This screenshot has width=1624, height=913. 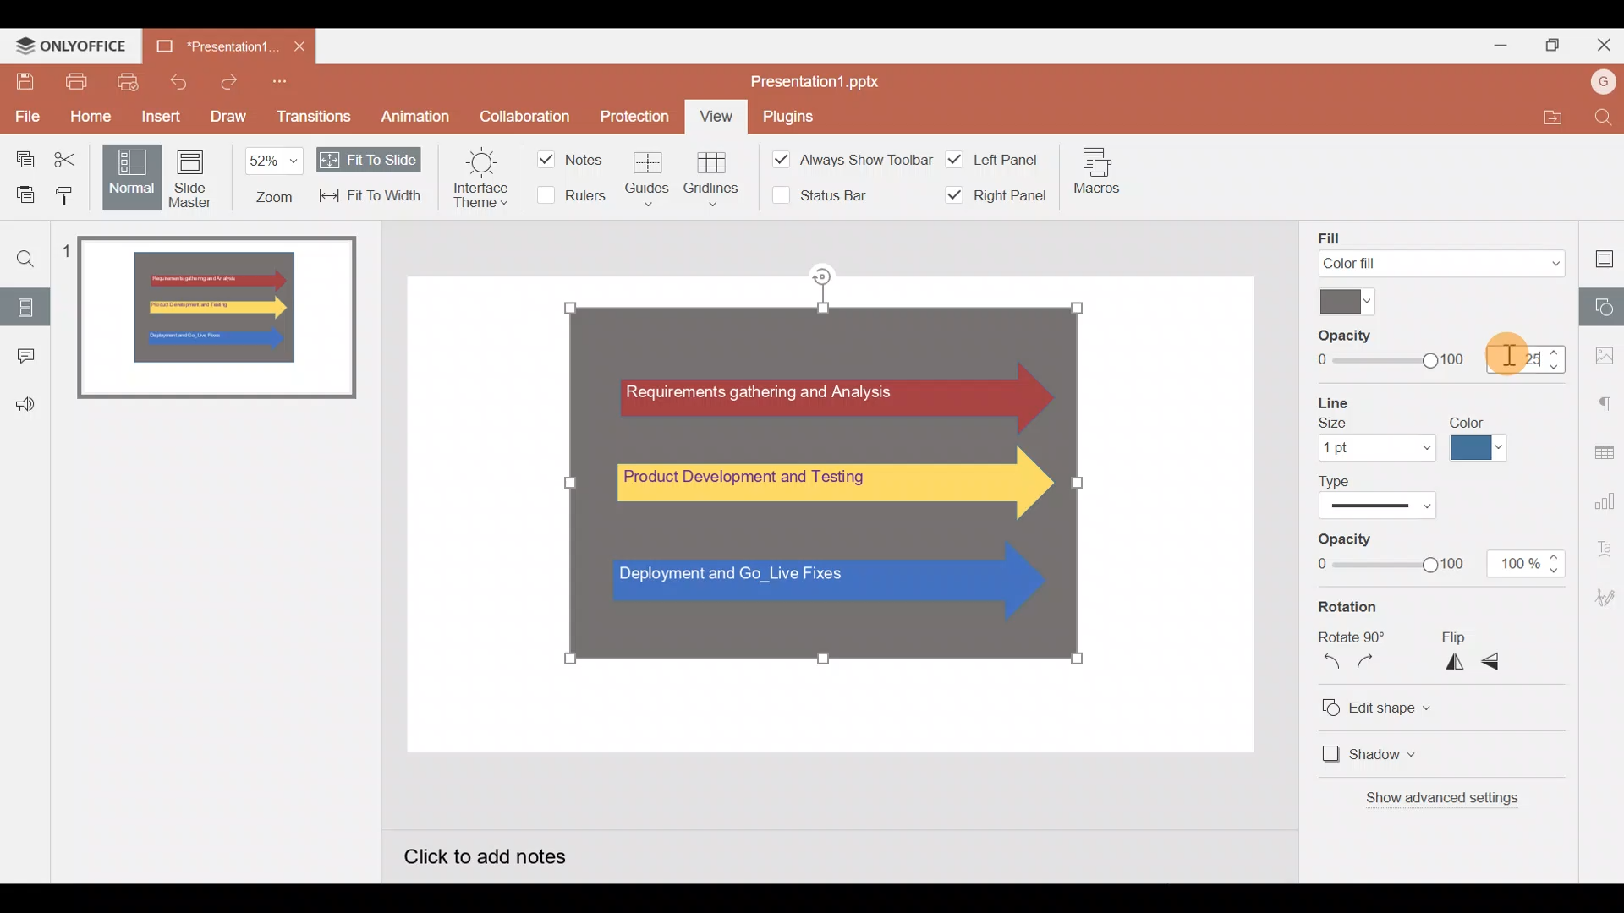 I want to click on File, so click(x=25, y=113).